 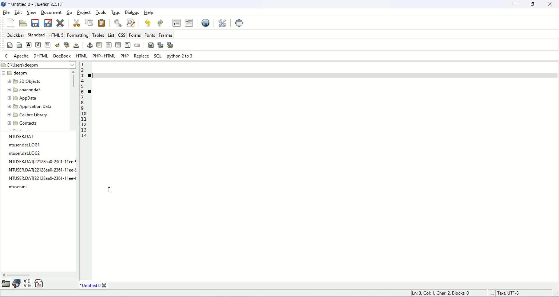 What do you see at coordinates (137, 45) in the screenshot?
I see `email` at bounding box center [137, 45].